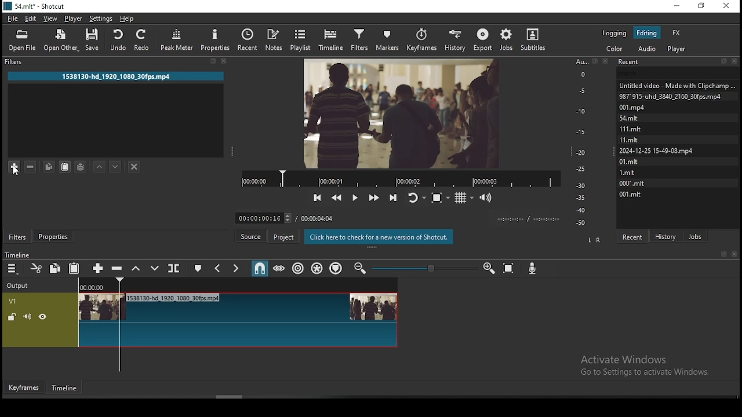  What do you see at coordinates (13, 270) in the screenshot?
I see `timeline menu` at bounding box center [13, 270].